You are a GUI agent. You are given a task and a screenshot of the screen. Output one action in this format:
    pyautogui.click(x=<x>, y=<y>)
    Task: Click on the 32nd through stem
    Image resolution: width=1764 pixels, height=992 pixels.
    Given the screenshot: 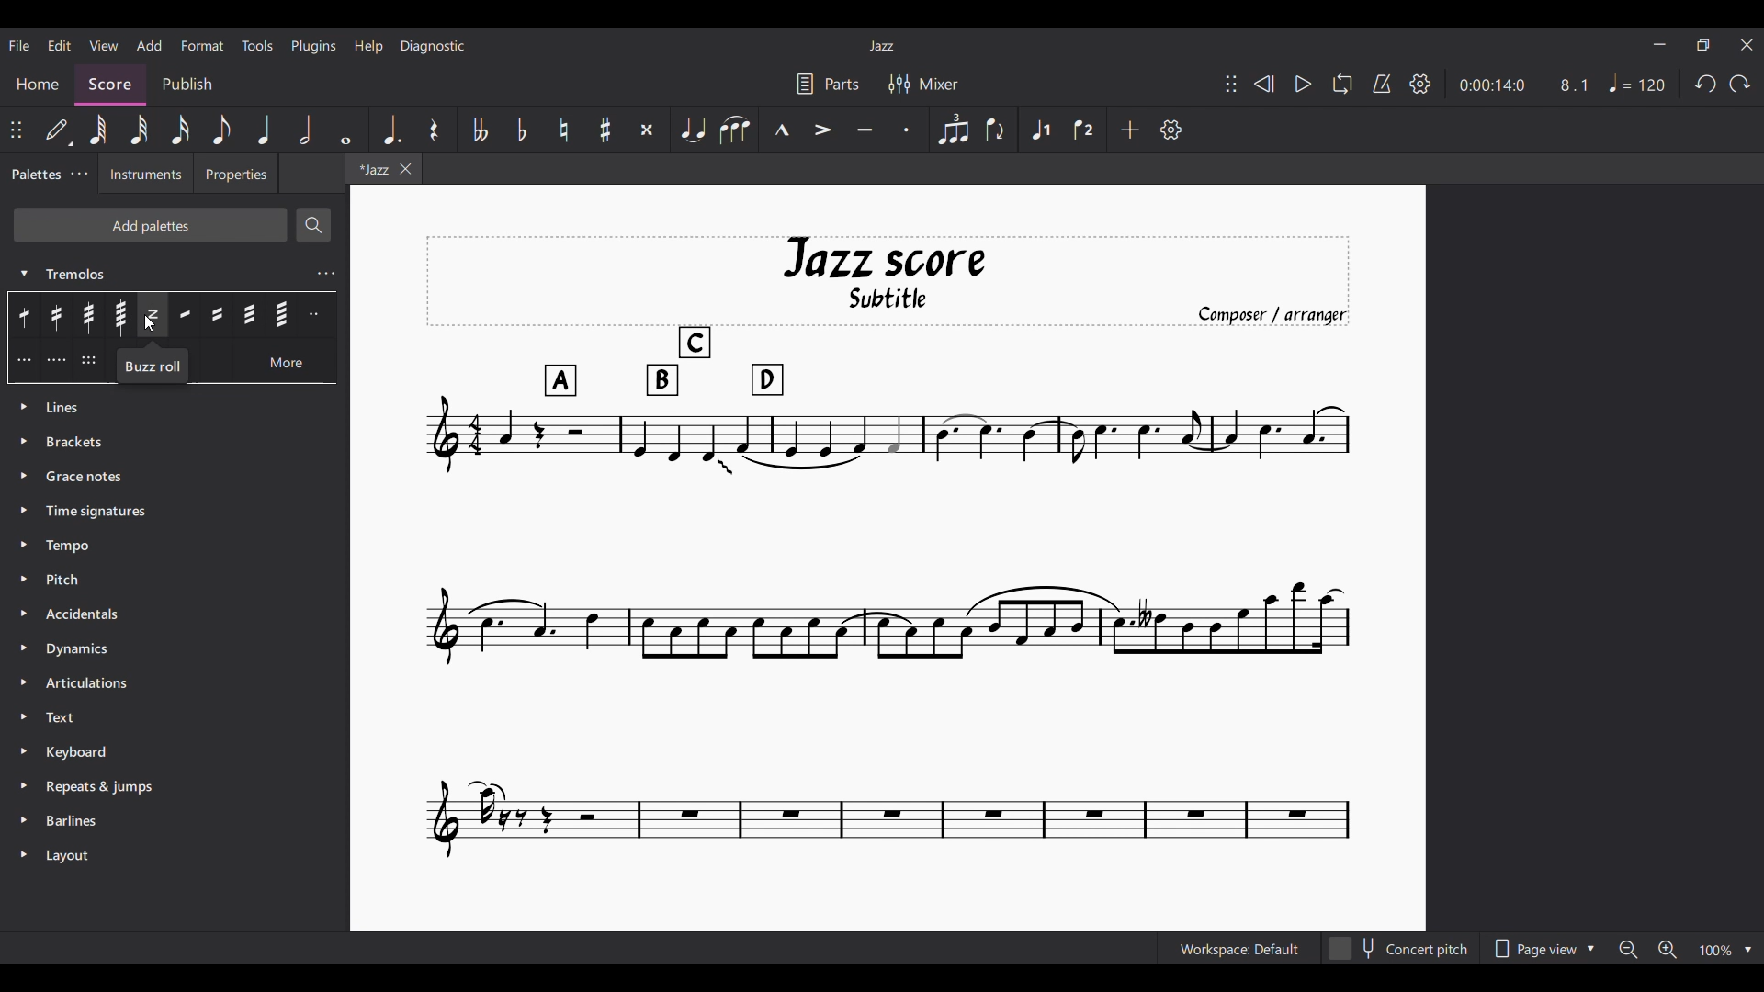 What is the action you would take?
    pyautogui.click(x=88, y=315)
    